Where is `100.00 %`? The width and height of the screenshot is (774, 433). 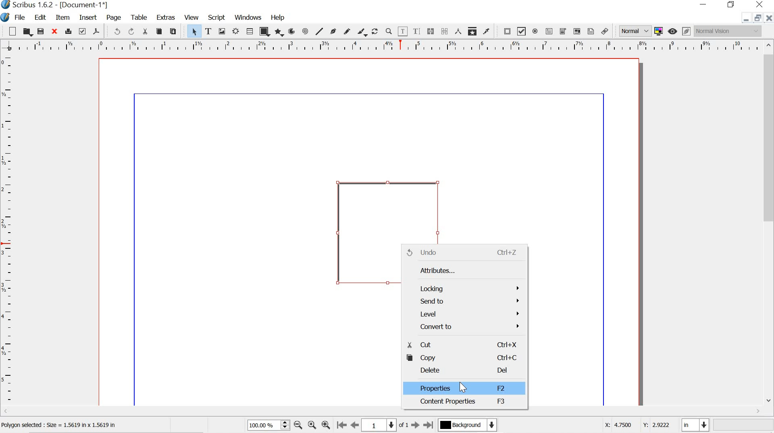 100.00 % is located at coordinates (262, 425).